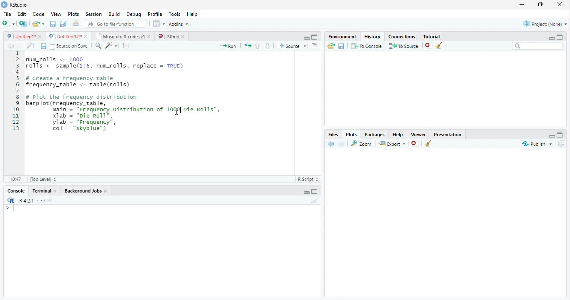  Describe the element at coordinates (8, 23) in the screenshot. I see `New File` at that location.